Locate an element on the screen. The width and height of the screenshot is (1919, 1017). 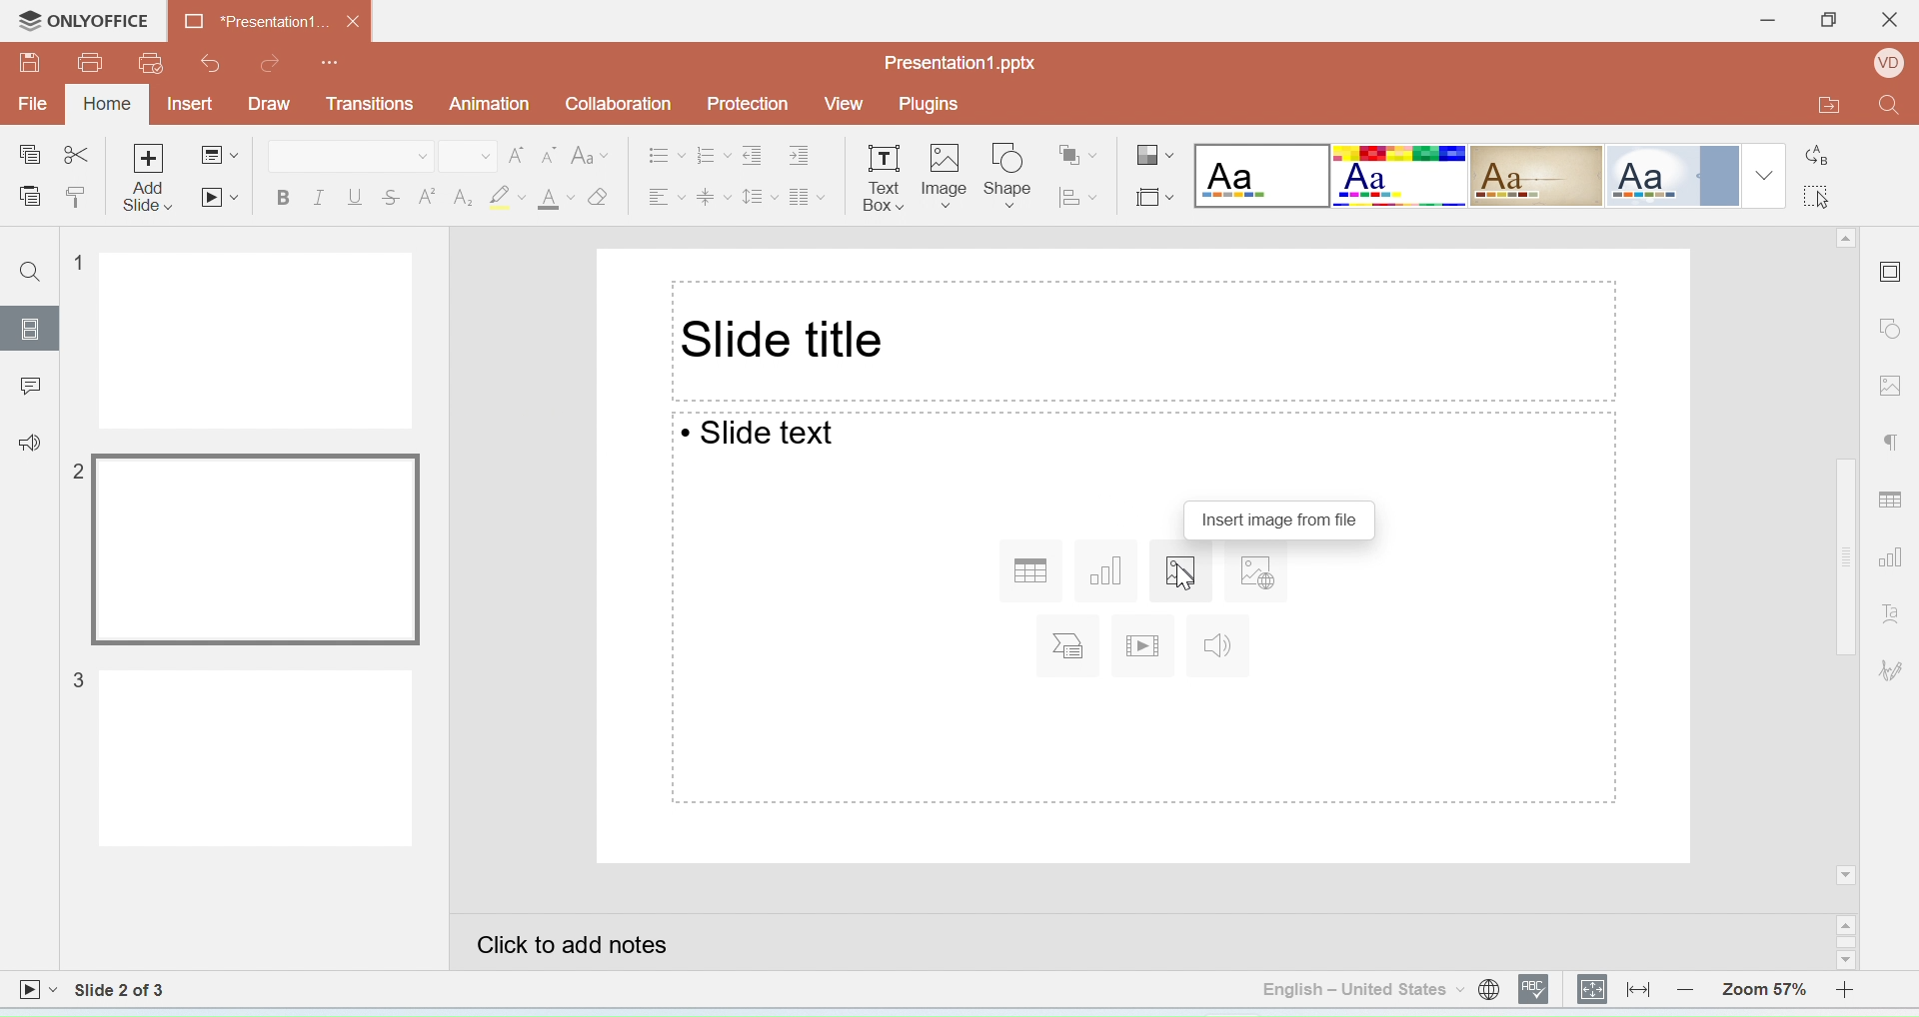
Start slideshow is located at coordinates (218, 197).